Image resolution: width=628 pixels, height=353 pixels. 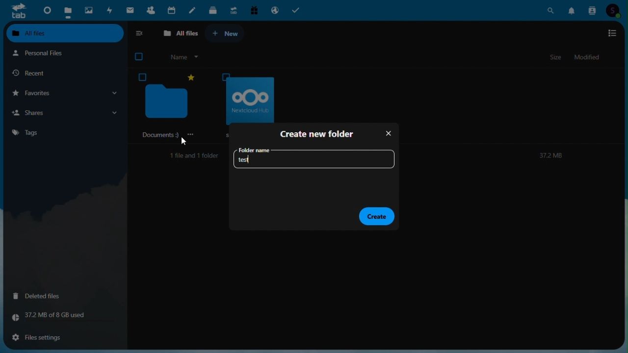 I want to click on Storage, so click(x=62, y=318).